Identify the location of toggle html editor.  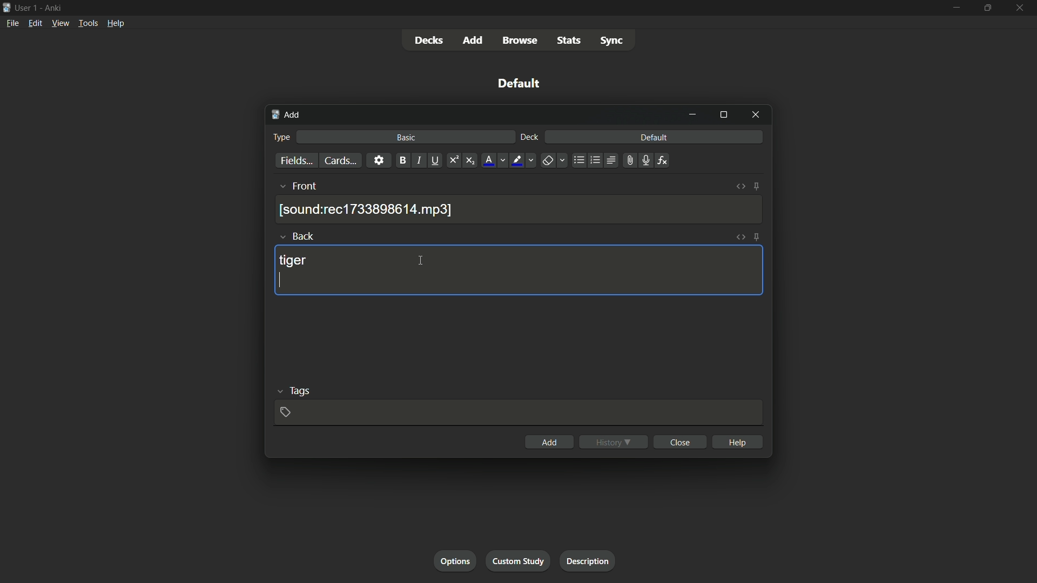
(740, 187).